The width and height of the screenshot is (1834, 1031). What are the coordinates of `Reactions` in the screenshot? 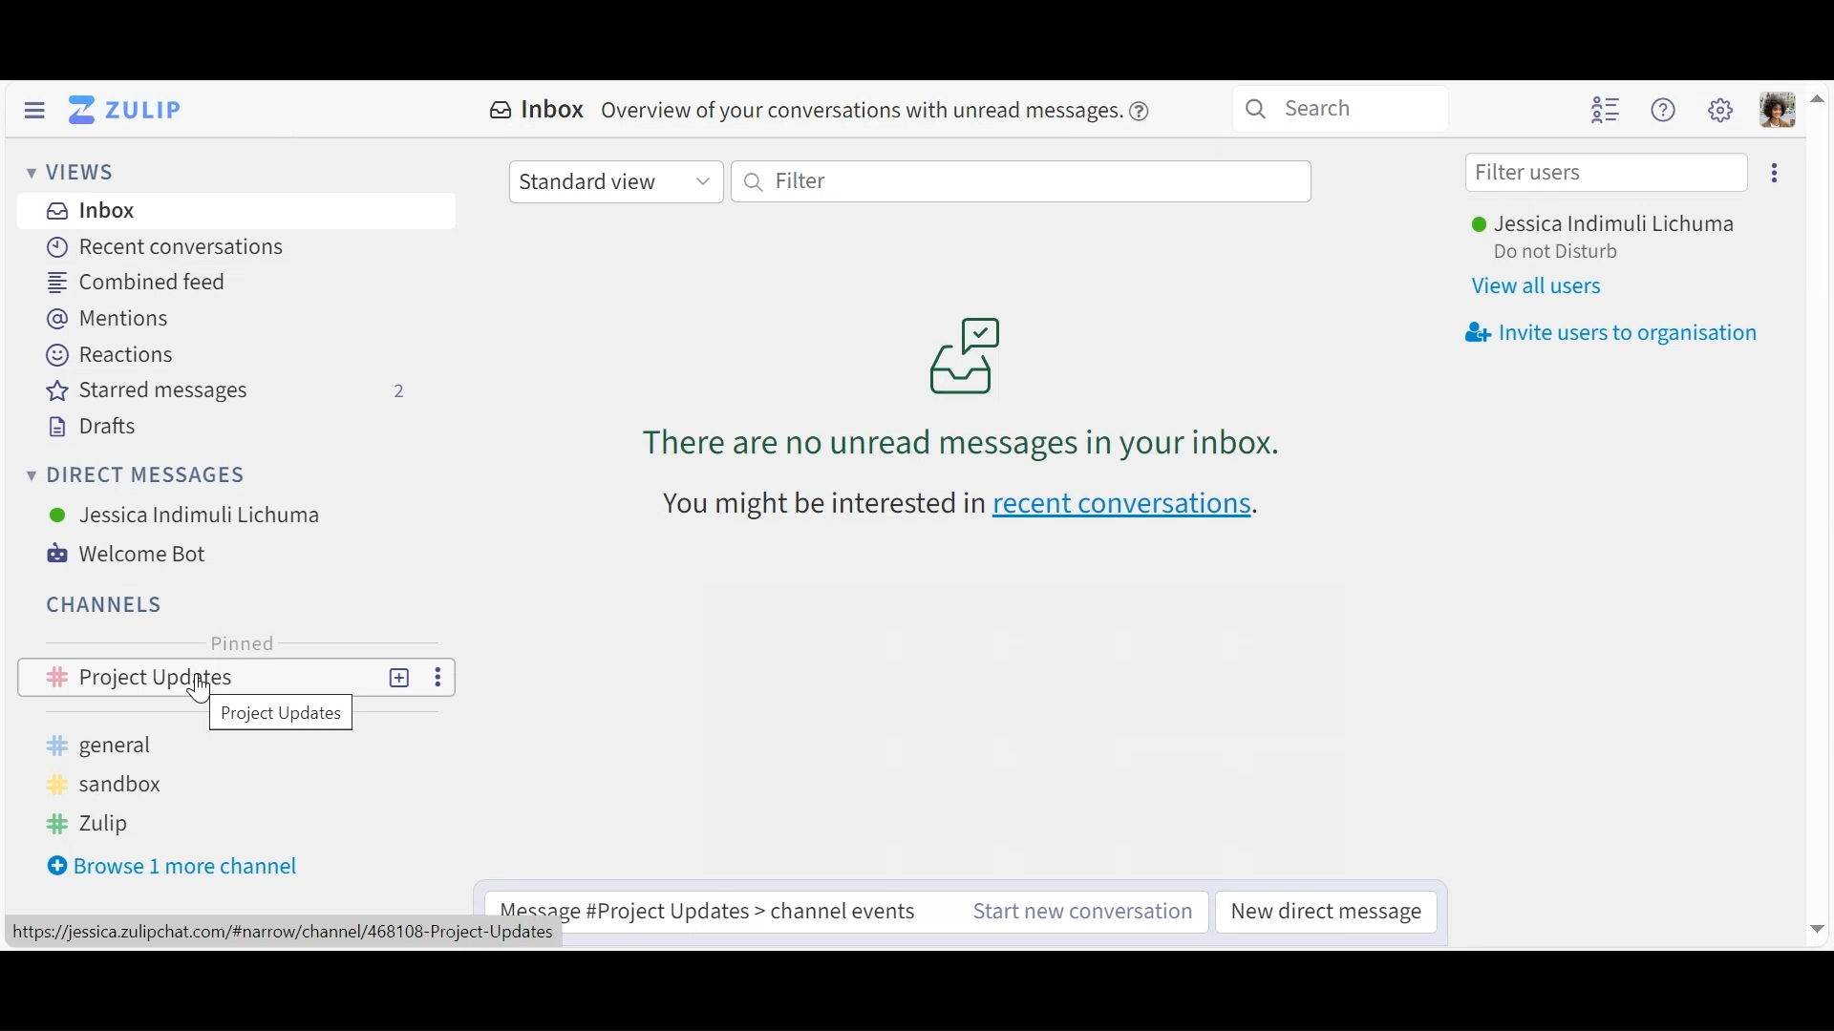 It's located at (111, 354).